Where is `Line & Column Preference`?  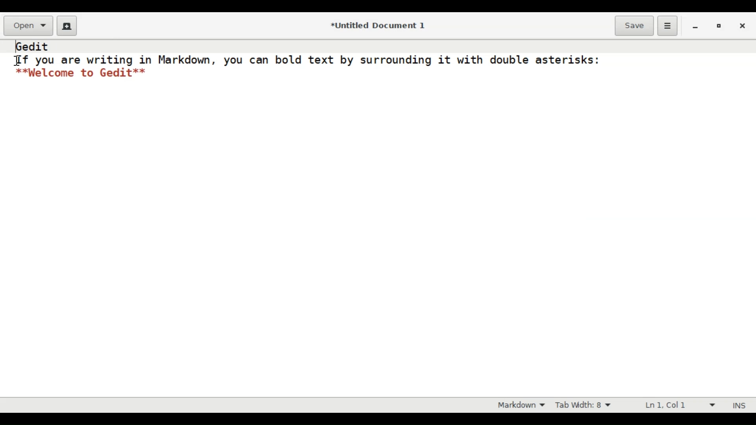
Line & Column Preference is located at coordinates (677, 405).